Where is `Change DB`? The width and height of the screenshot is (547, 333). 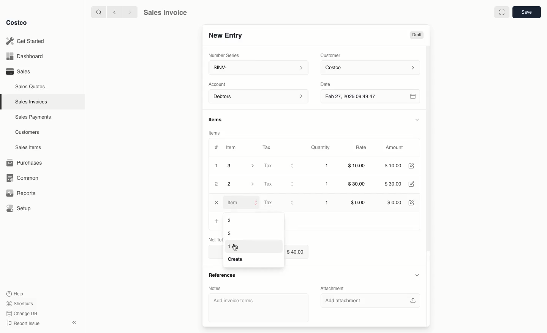
Change DB is located at coordinates (23, 312).